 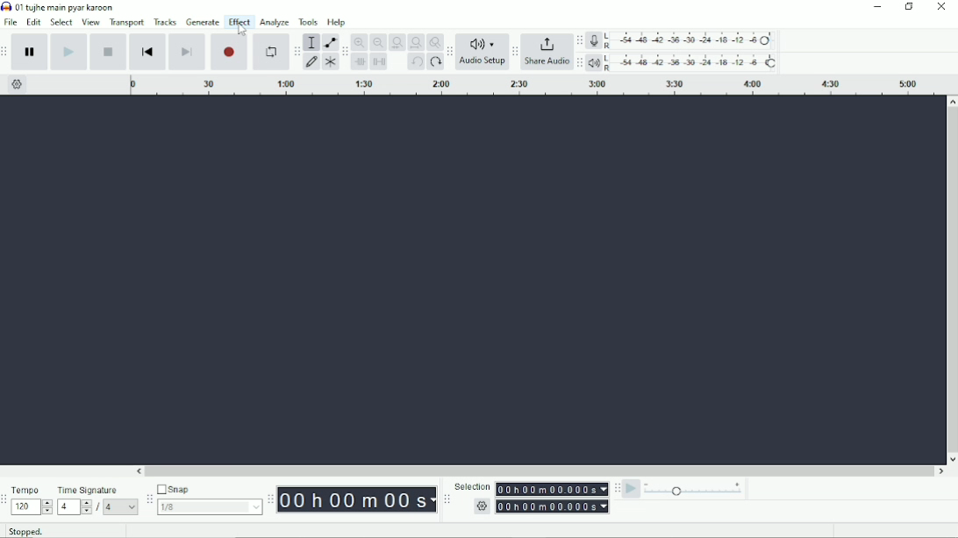 I want to click on Undo, so click(x=417, y=62).